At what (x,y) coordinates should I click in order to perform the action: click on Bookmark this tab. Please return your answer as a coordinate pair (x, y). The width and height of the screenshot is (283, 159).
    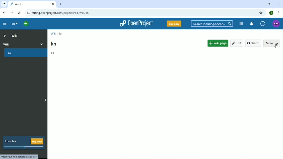
    Looking at the image, I should click on (261, 13).